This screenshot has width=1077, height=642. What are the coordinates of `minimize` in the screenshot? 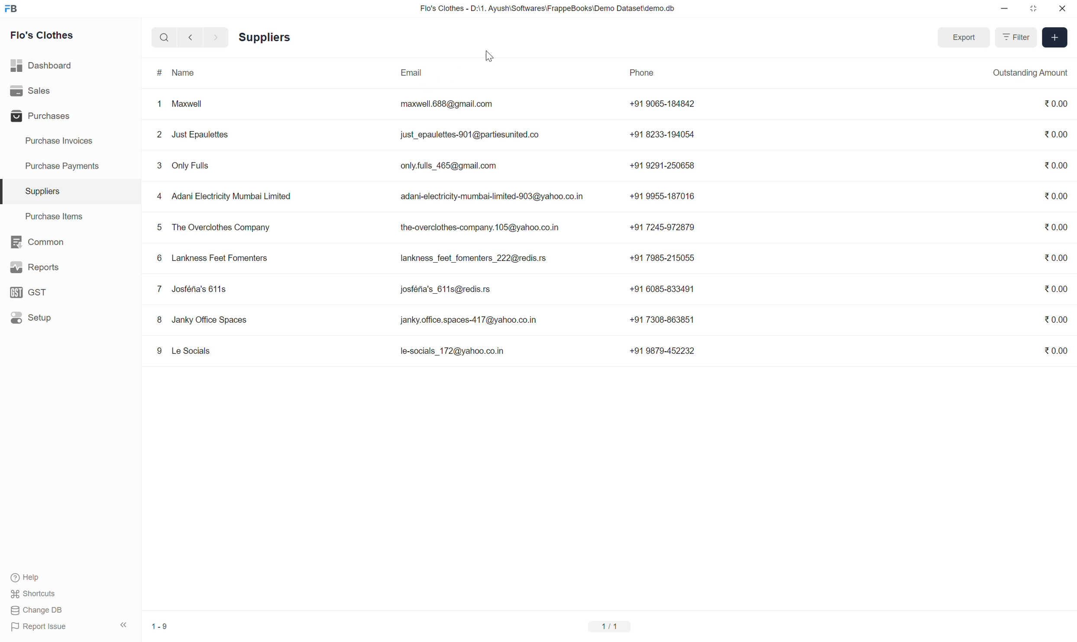 It's located at (1005, 9).